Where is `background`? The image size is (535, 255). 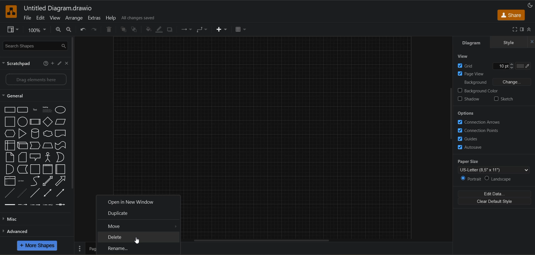 background is located at coordinates (497, 82).